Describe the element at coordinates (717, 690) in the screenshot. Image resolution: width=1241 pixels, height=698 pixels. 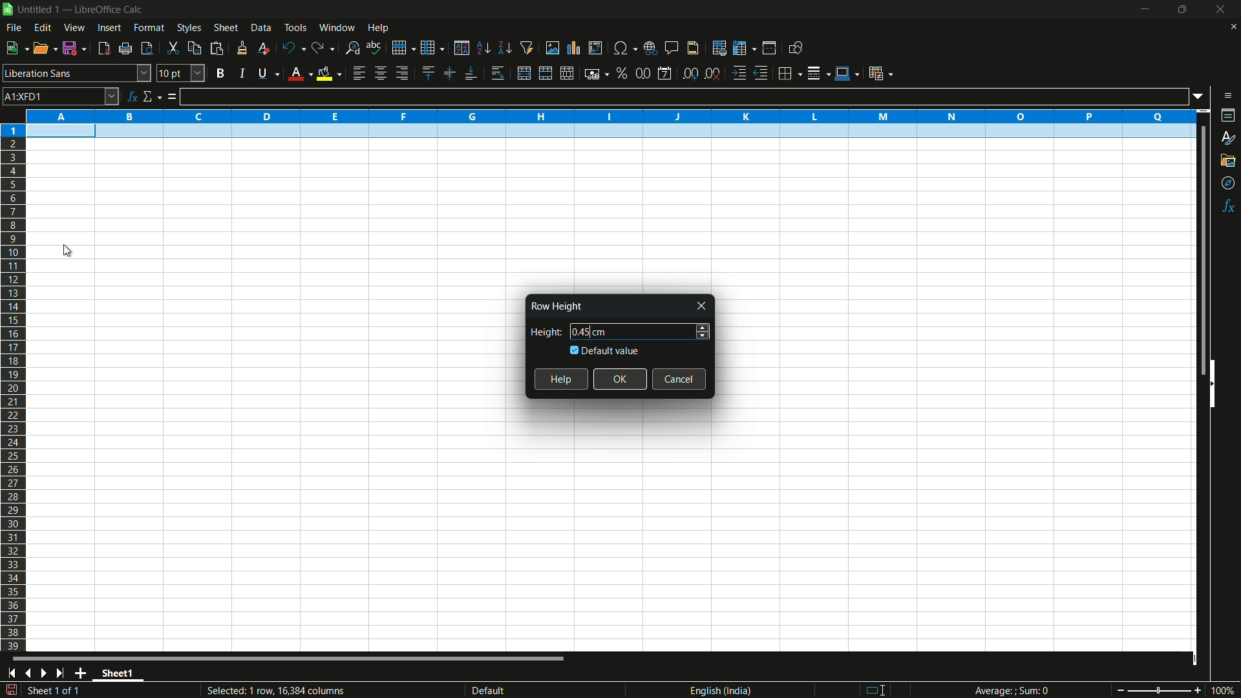
I see `language english(india)` at that location.